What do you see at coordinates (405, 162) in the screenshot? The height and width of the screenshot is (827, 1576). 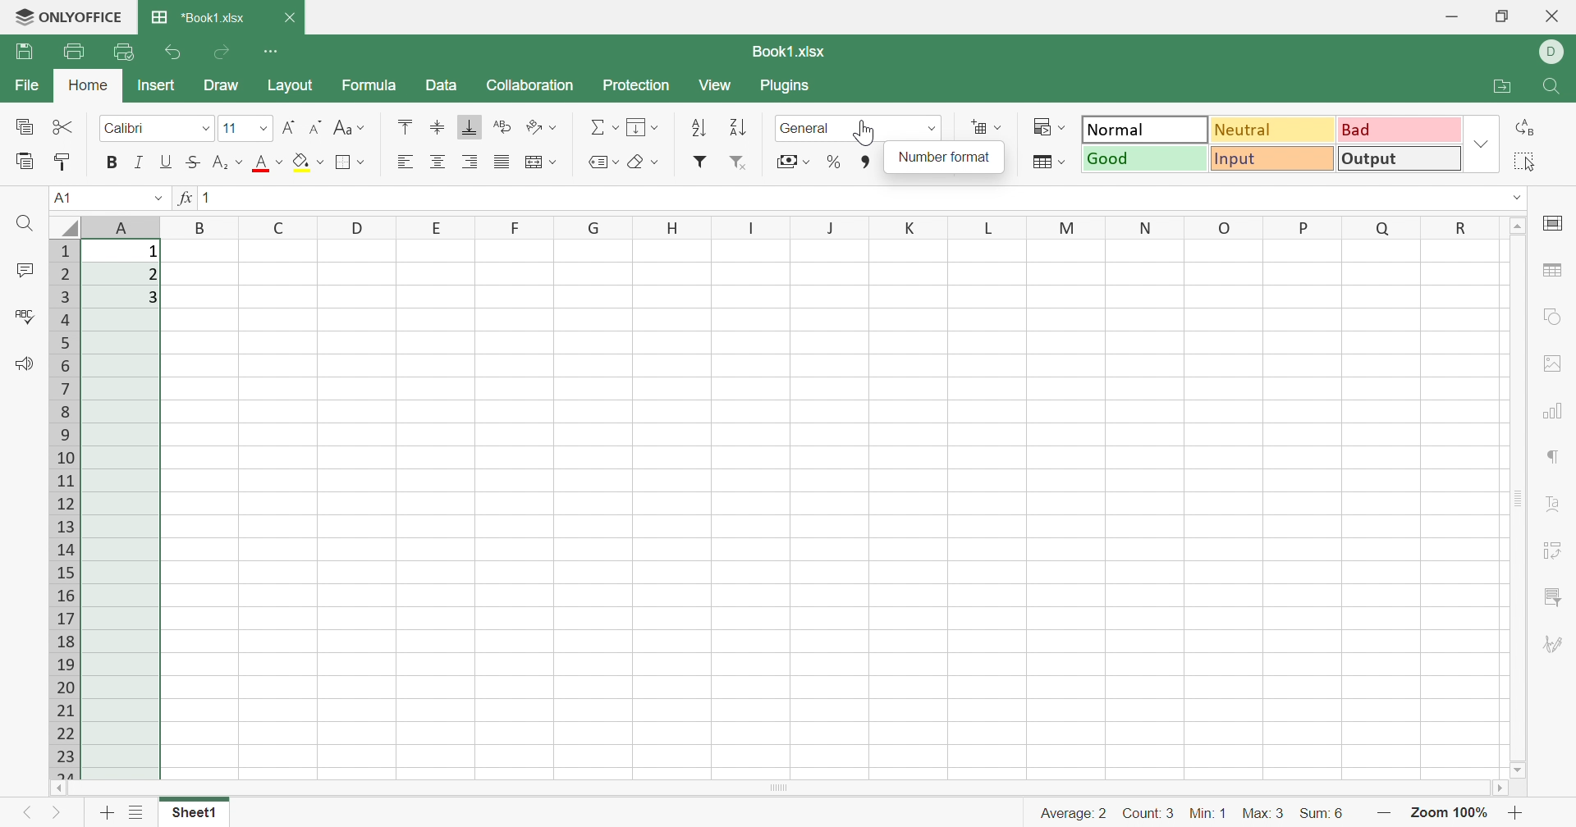 I see `Align left` at bounding box center [405, 162].